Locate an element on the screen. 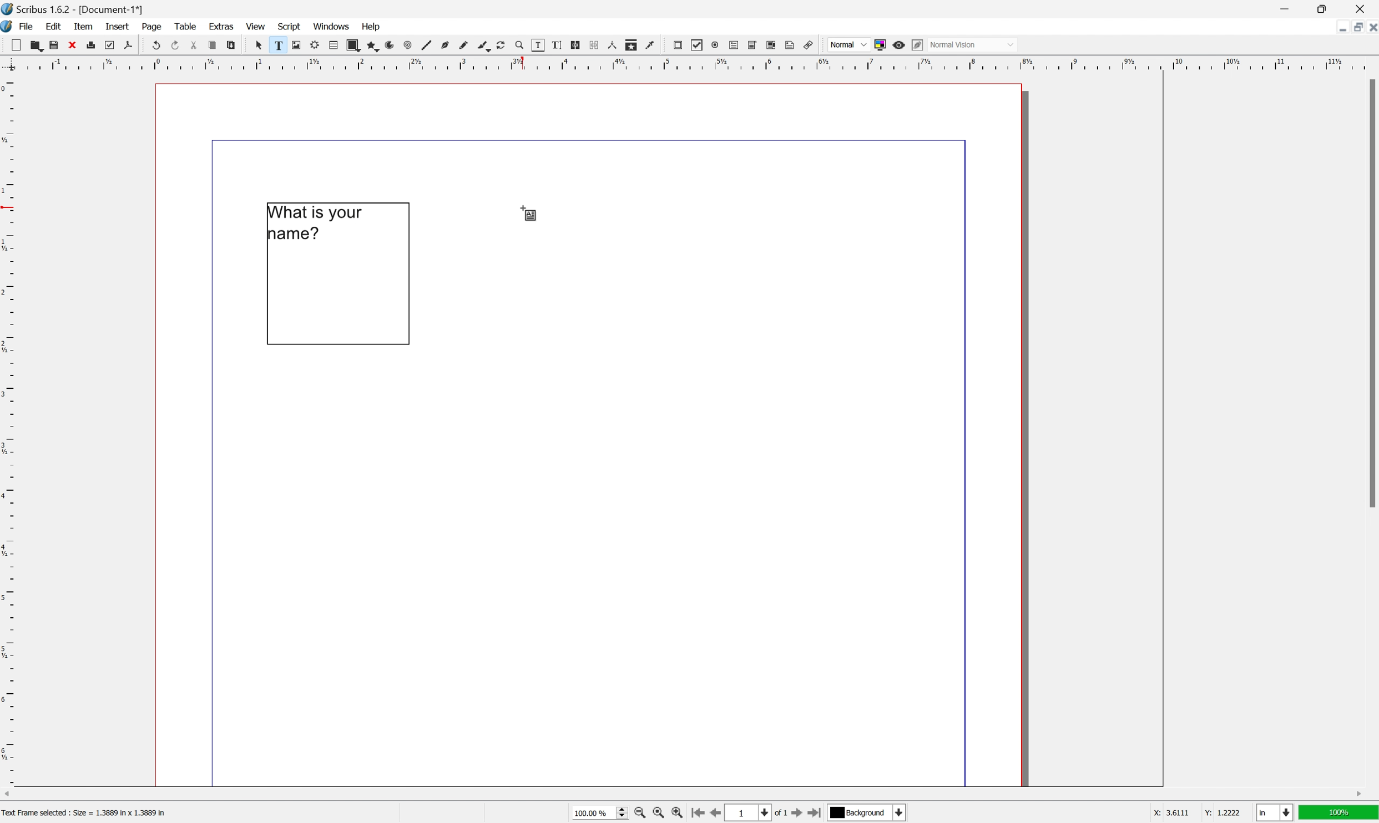 This screenshot has height=823, width=1379. zoom in zoom out is located at coordinates (518, 45).